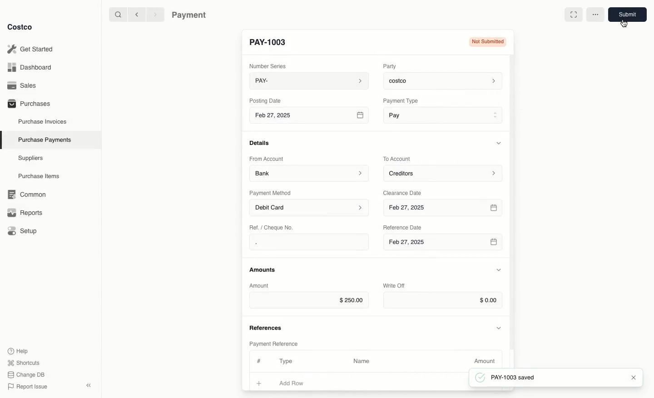 Image resolution: width=654 pixels, height=398 pixels. What do you see at coordinates (500, 327) in the screenshot?
I see `Hide` at bounding box center [500, 327].